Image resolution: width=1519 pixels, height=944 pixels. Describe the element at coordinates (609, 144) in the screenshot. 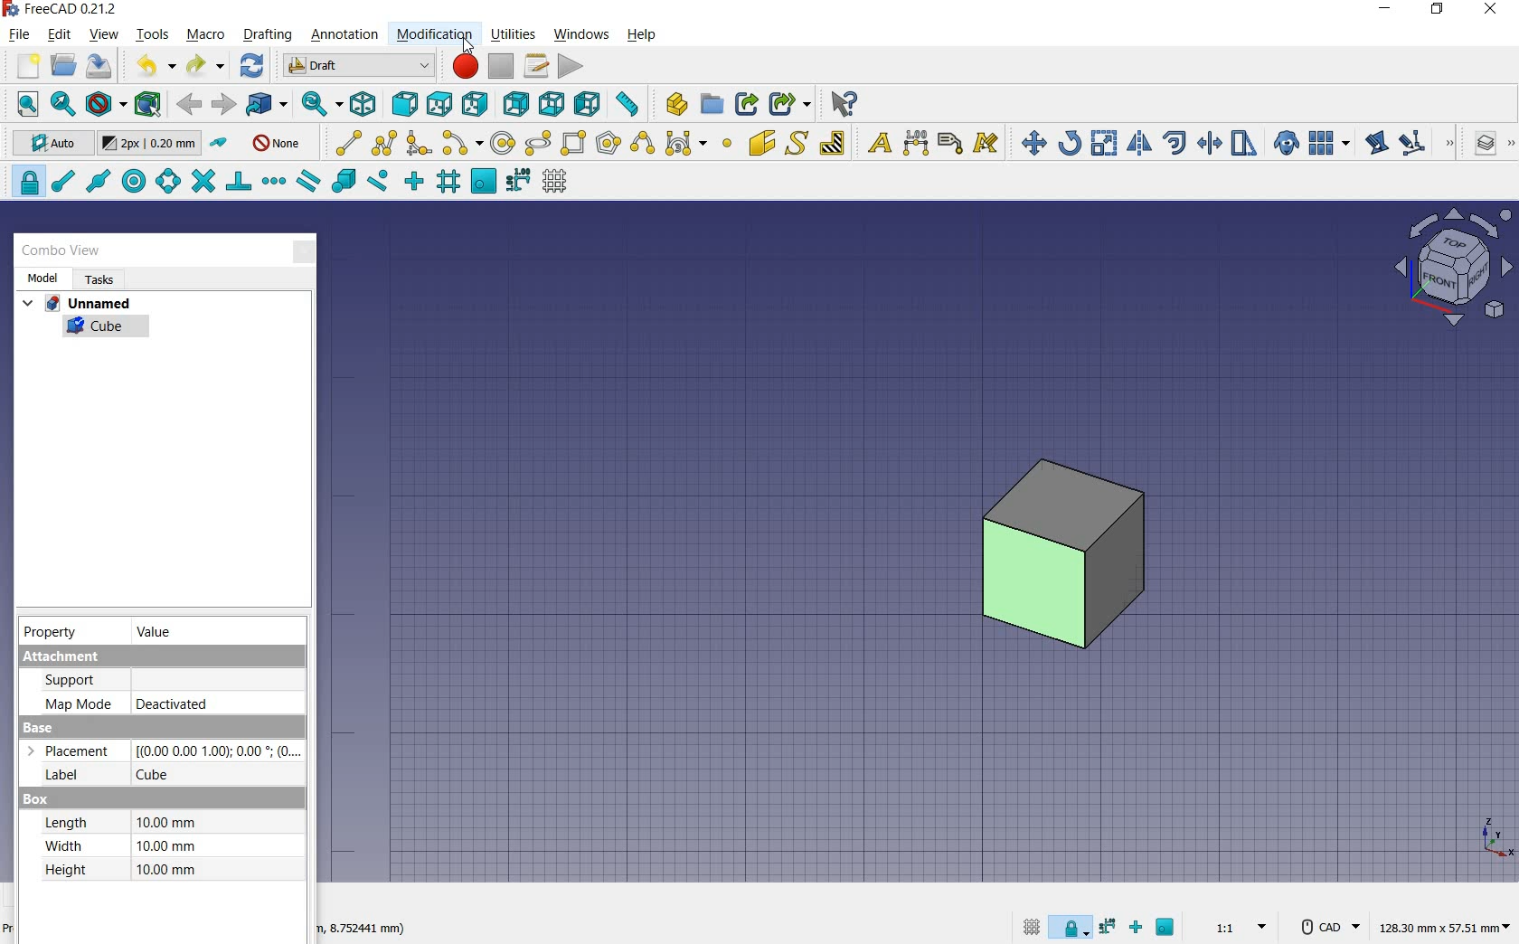

I see `polygon` at that location.